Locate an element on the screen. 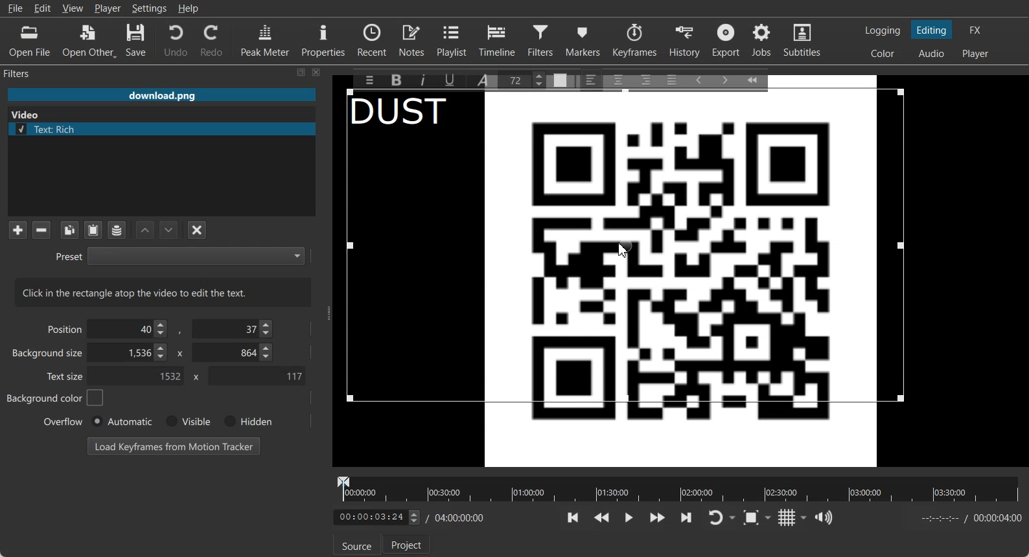 This screenshot has height=557, width=1029. Show the volume control is located at coordinates (824, 518).